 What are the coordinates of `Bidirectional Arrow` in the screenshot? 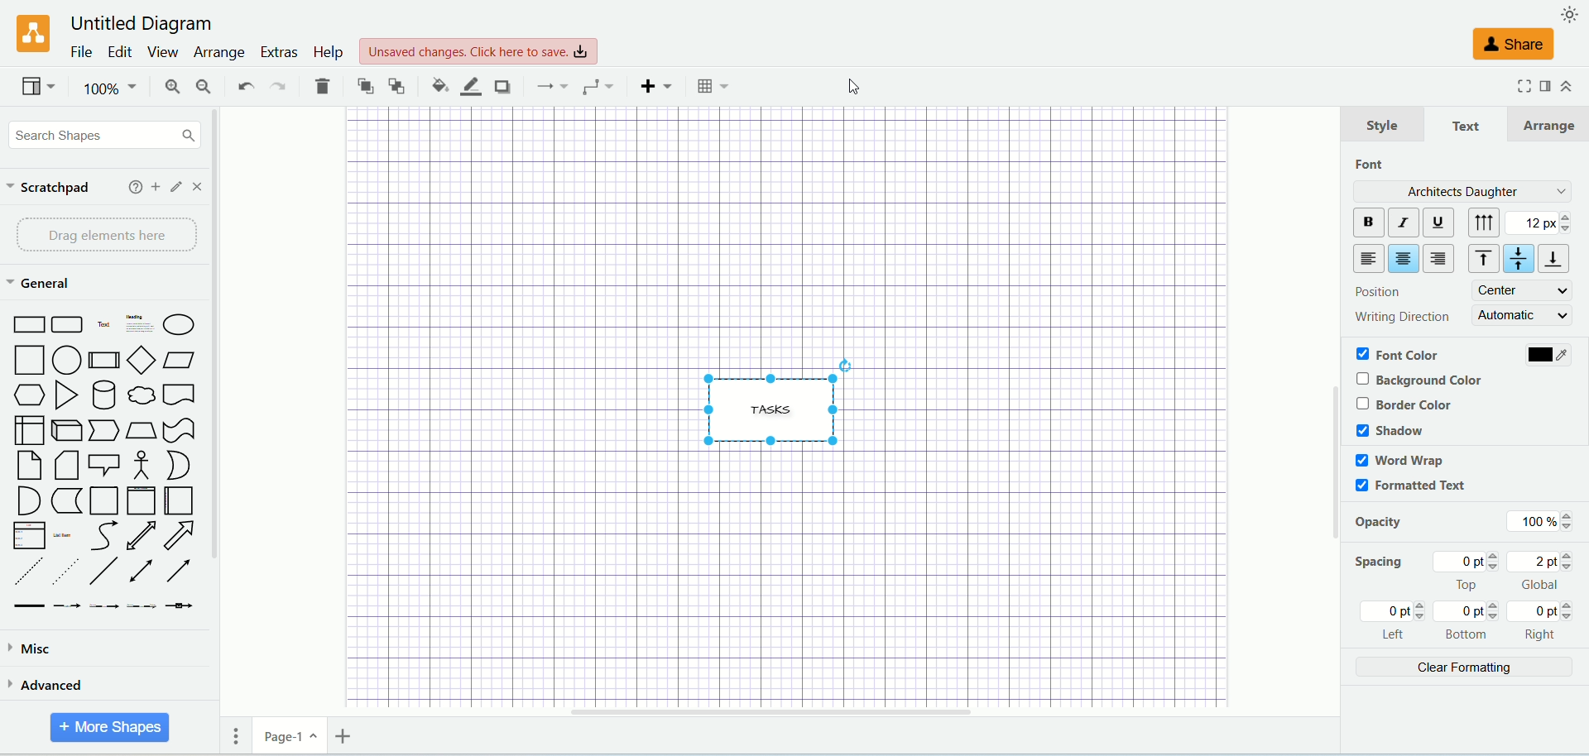 It's located at (143, 572).